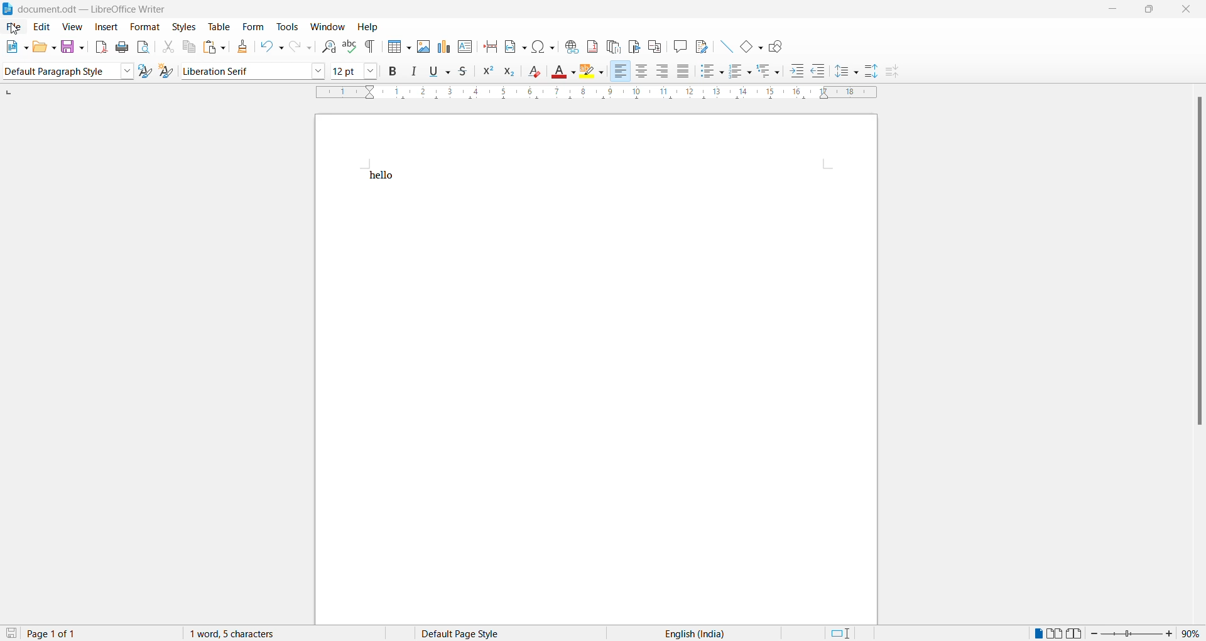 The image size is (1206, 641). What do you see at coordinates (214, 47) in the screenshot?
I see `Paste options` at bounding box center [214, 47].